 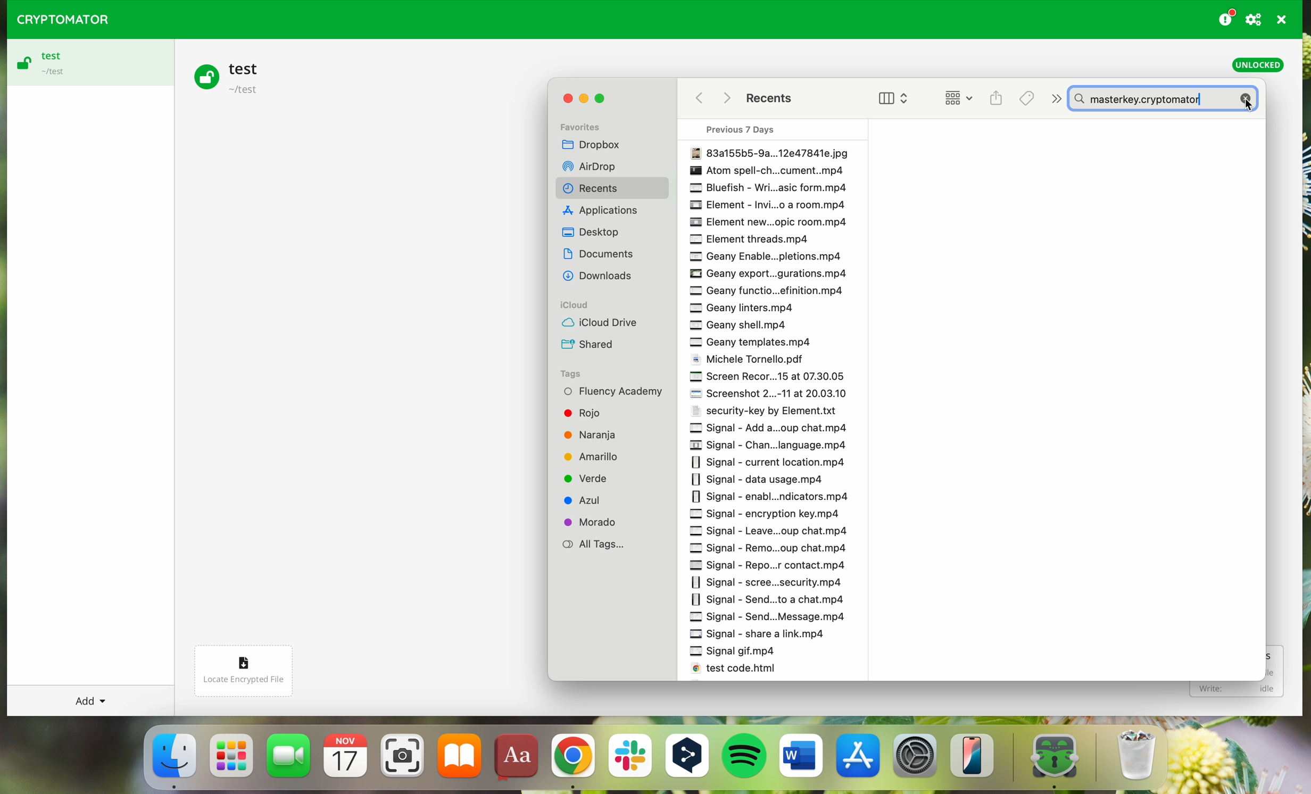 What do you see at coordinates (977, 759) in the screenshot?
I see `iphone mirroning` at bounding box center [977, 759].